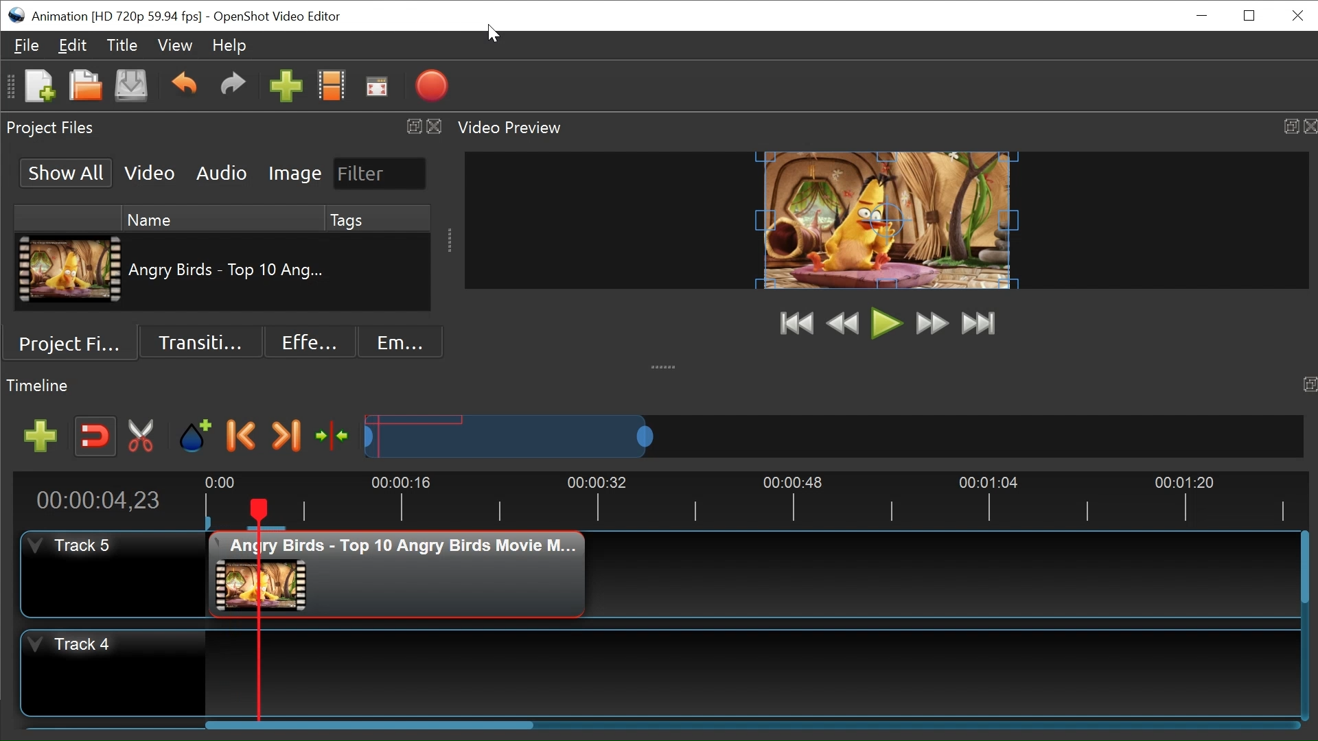 The width and height of the screenshot is (1318, 741). Describe the element at coordinates (117, 17) in the screenshot. I see `Project Name` at that location.